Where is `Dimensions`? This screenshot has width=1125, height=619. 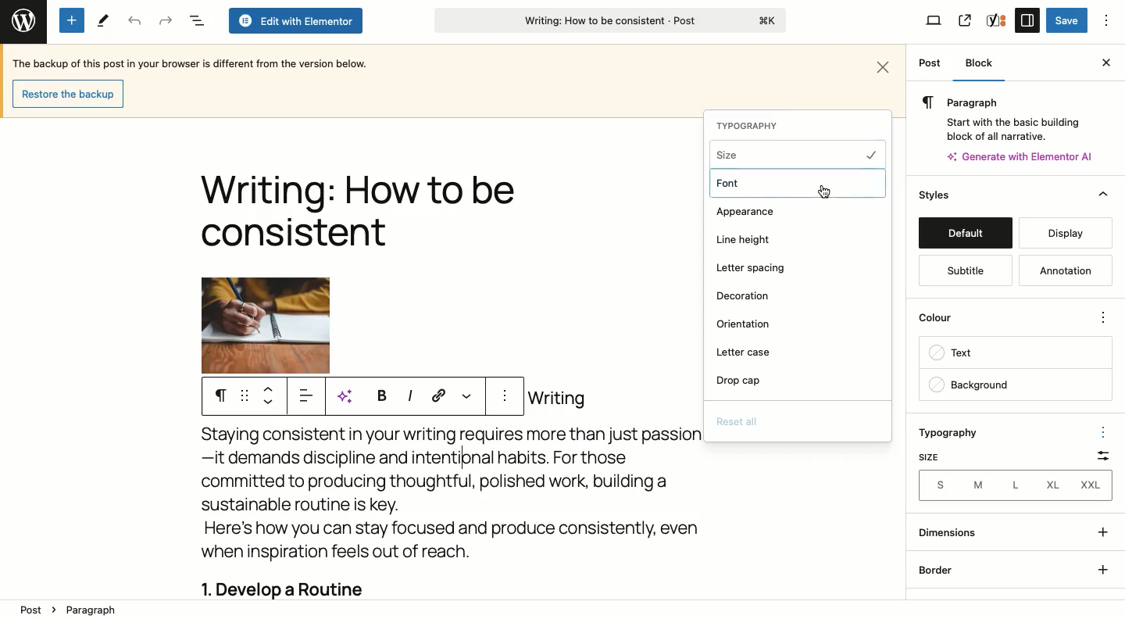 Dimensions is located at coordinates (948, 533).